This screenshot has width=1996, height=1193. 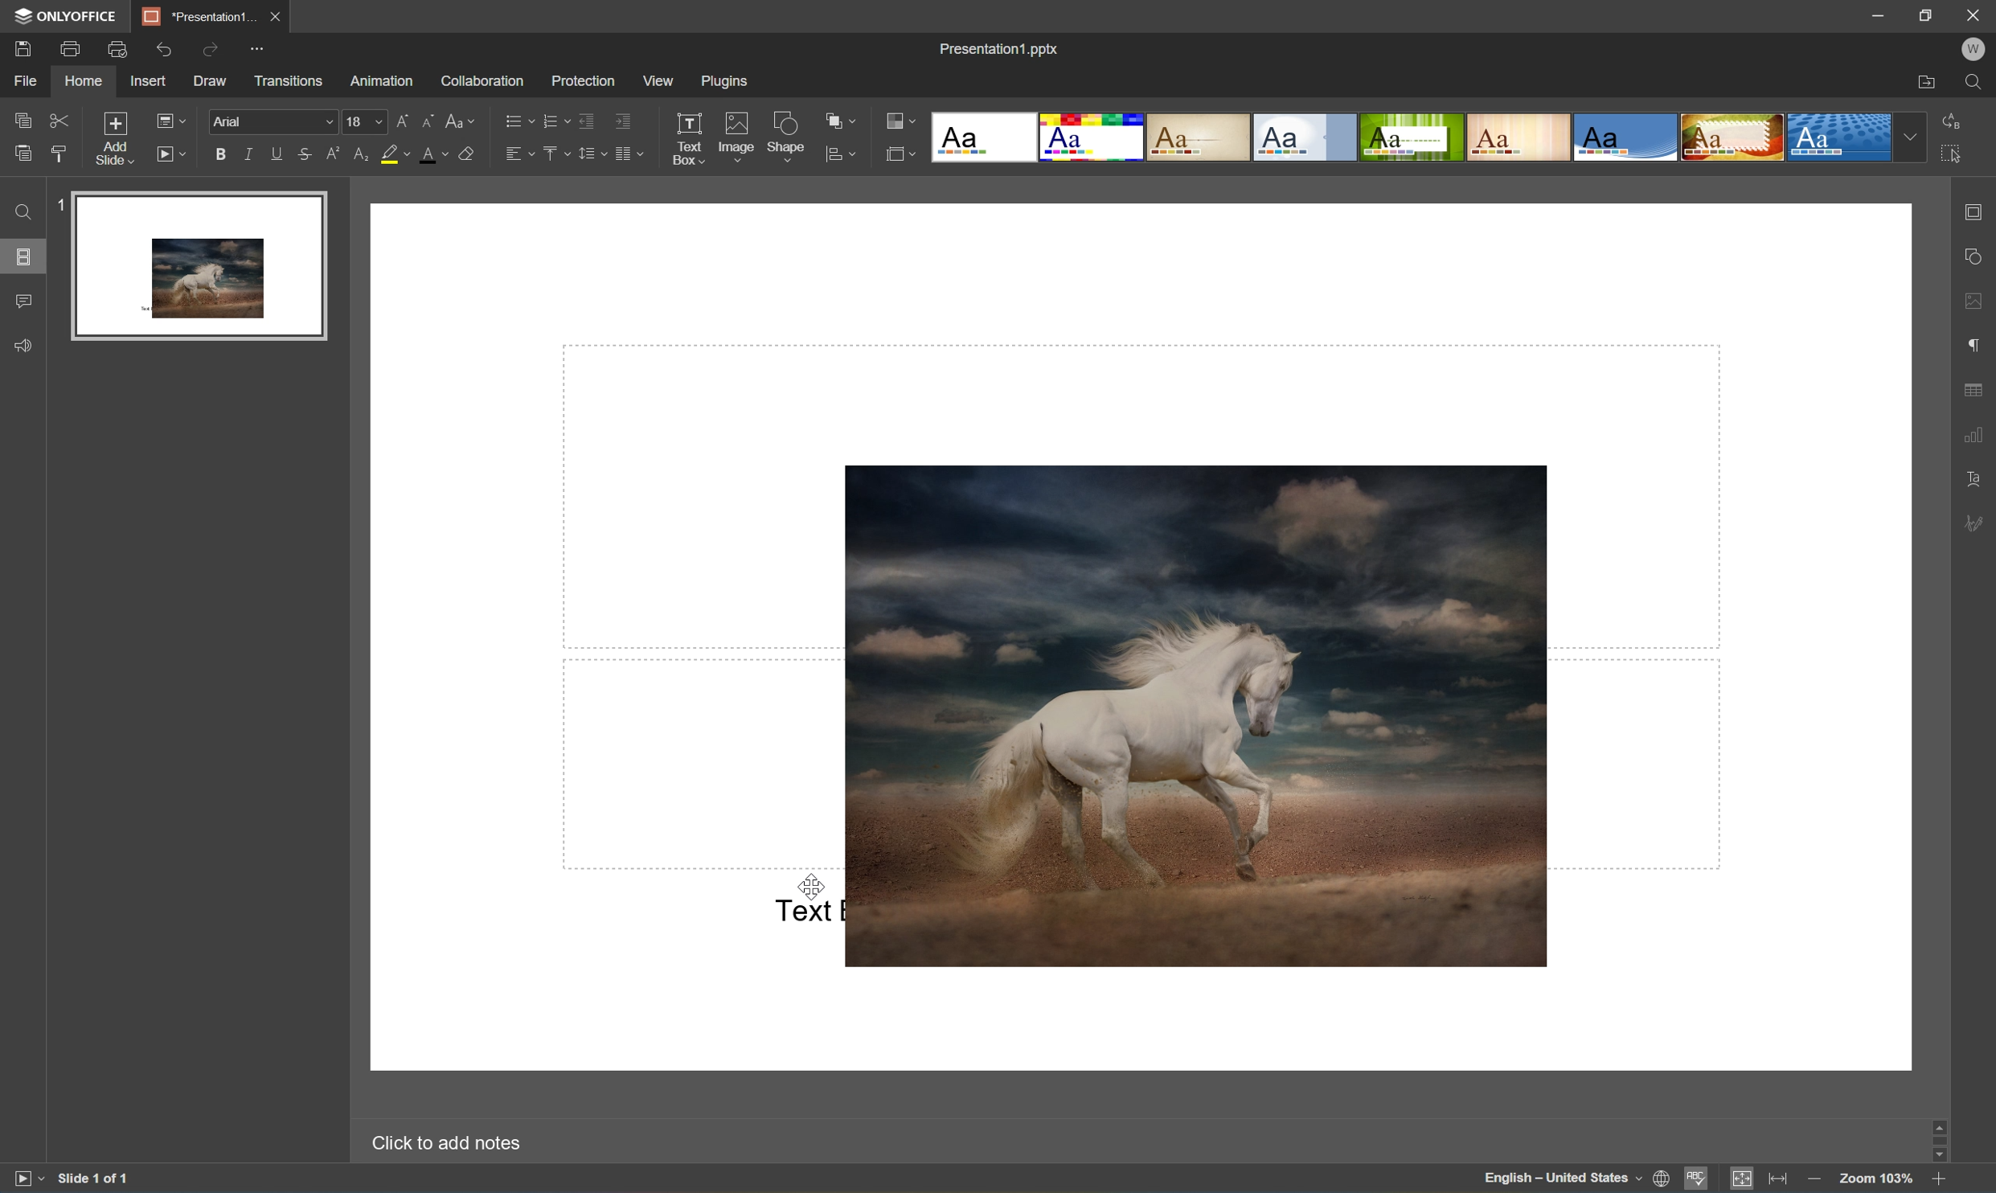 What do you see at coordinates (838, 120) in the screenshot?
I see `Arrange shapes` at bounding box center [838, 120].